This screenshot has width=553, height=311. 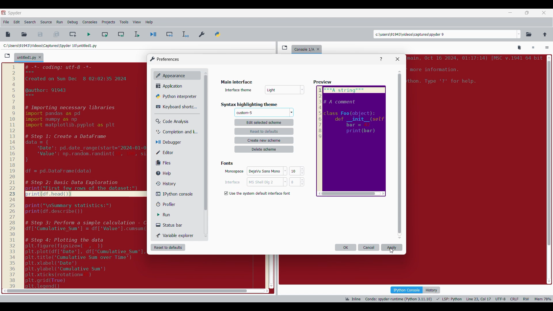 I want to click on Save file, so click(x=41, y=34).